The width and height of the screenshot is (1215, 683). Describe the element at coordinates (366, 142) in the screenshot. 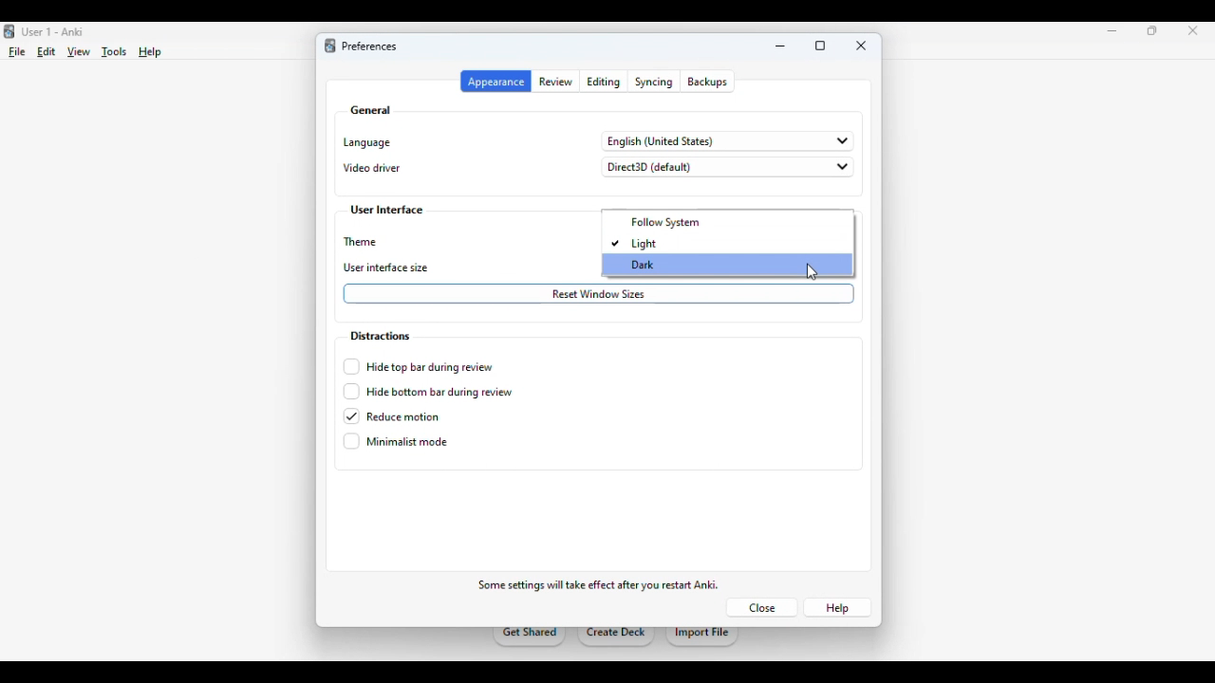

I see `language` at that location.